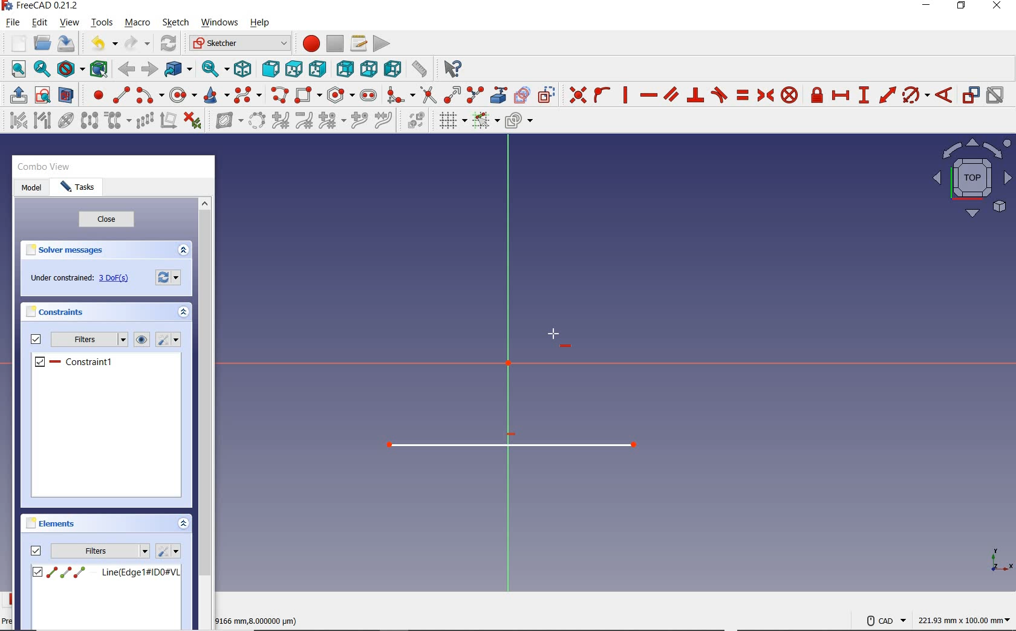 This screenshot has width=1016, height=631. What do you see at coordinates (1001, 561) in the screenshot?
I see `Shape` at bounding box center [1001, 561].